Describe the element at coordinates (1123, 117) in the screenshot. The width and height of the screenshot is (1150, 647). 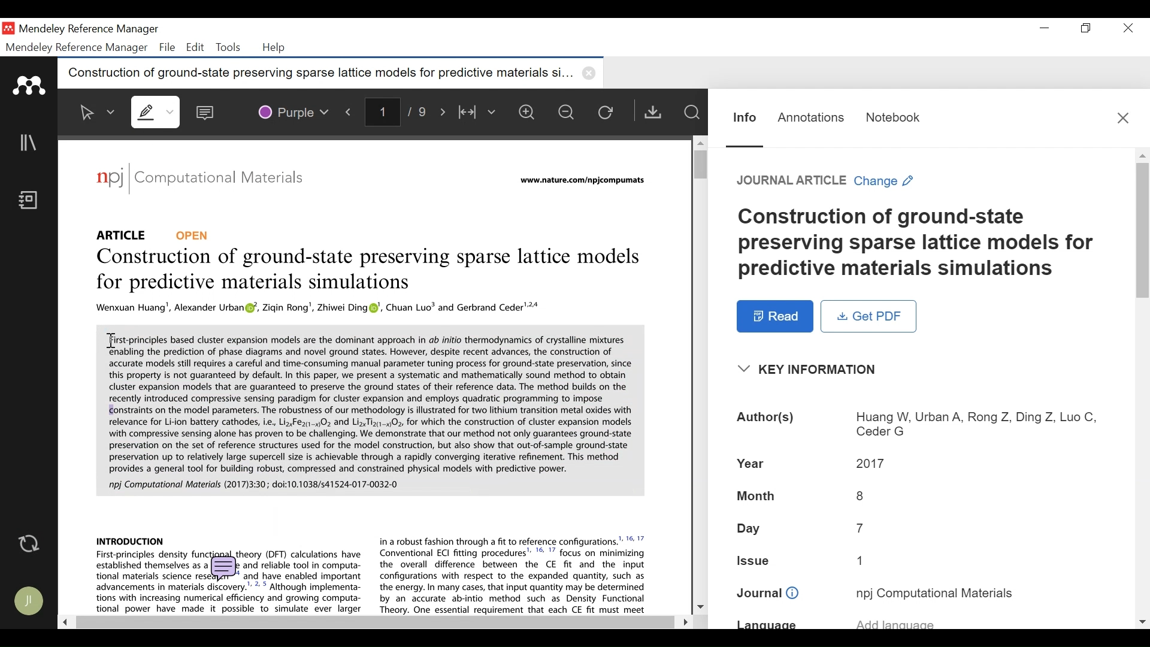
I see `Close` at that location.